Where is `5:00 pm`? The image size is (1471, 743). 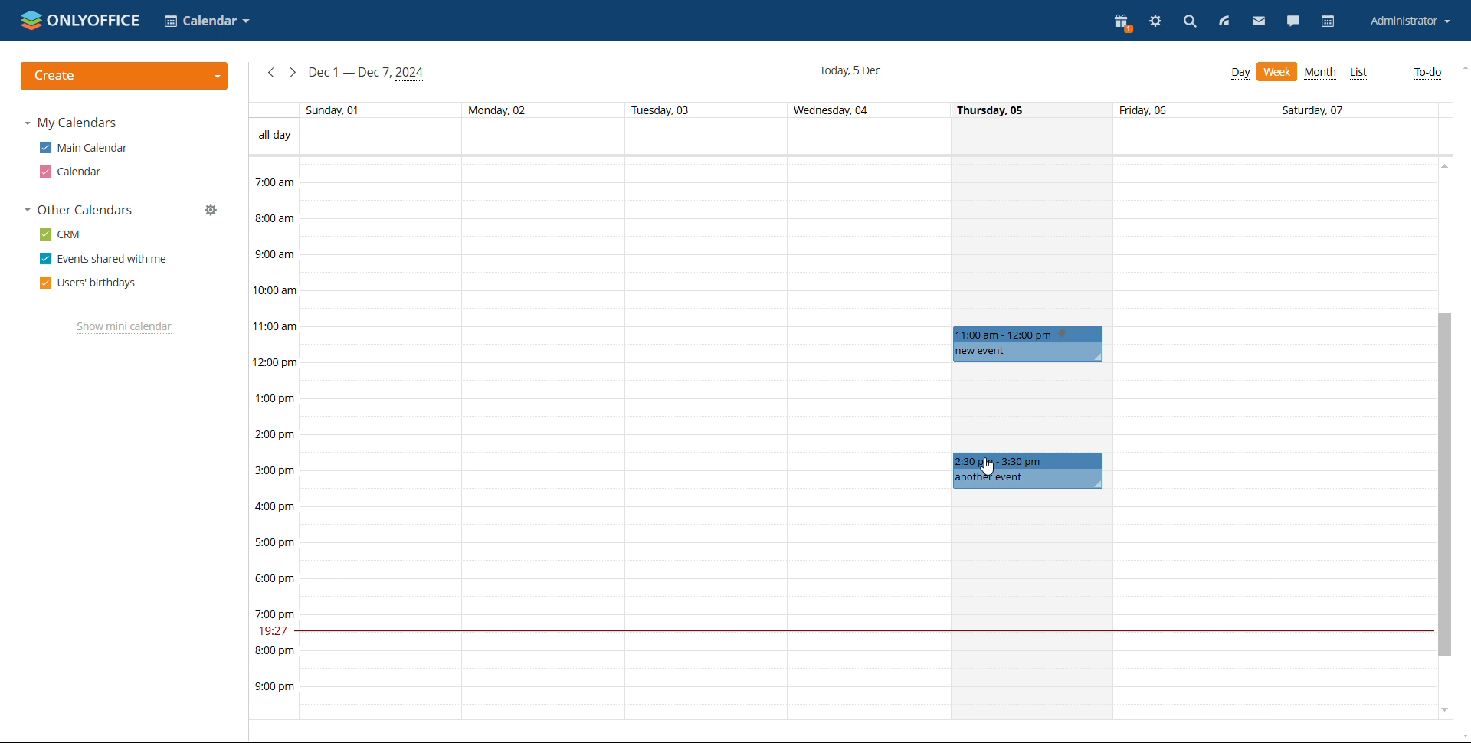 5:00 pm is located at coordinates (274, 542).